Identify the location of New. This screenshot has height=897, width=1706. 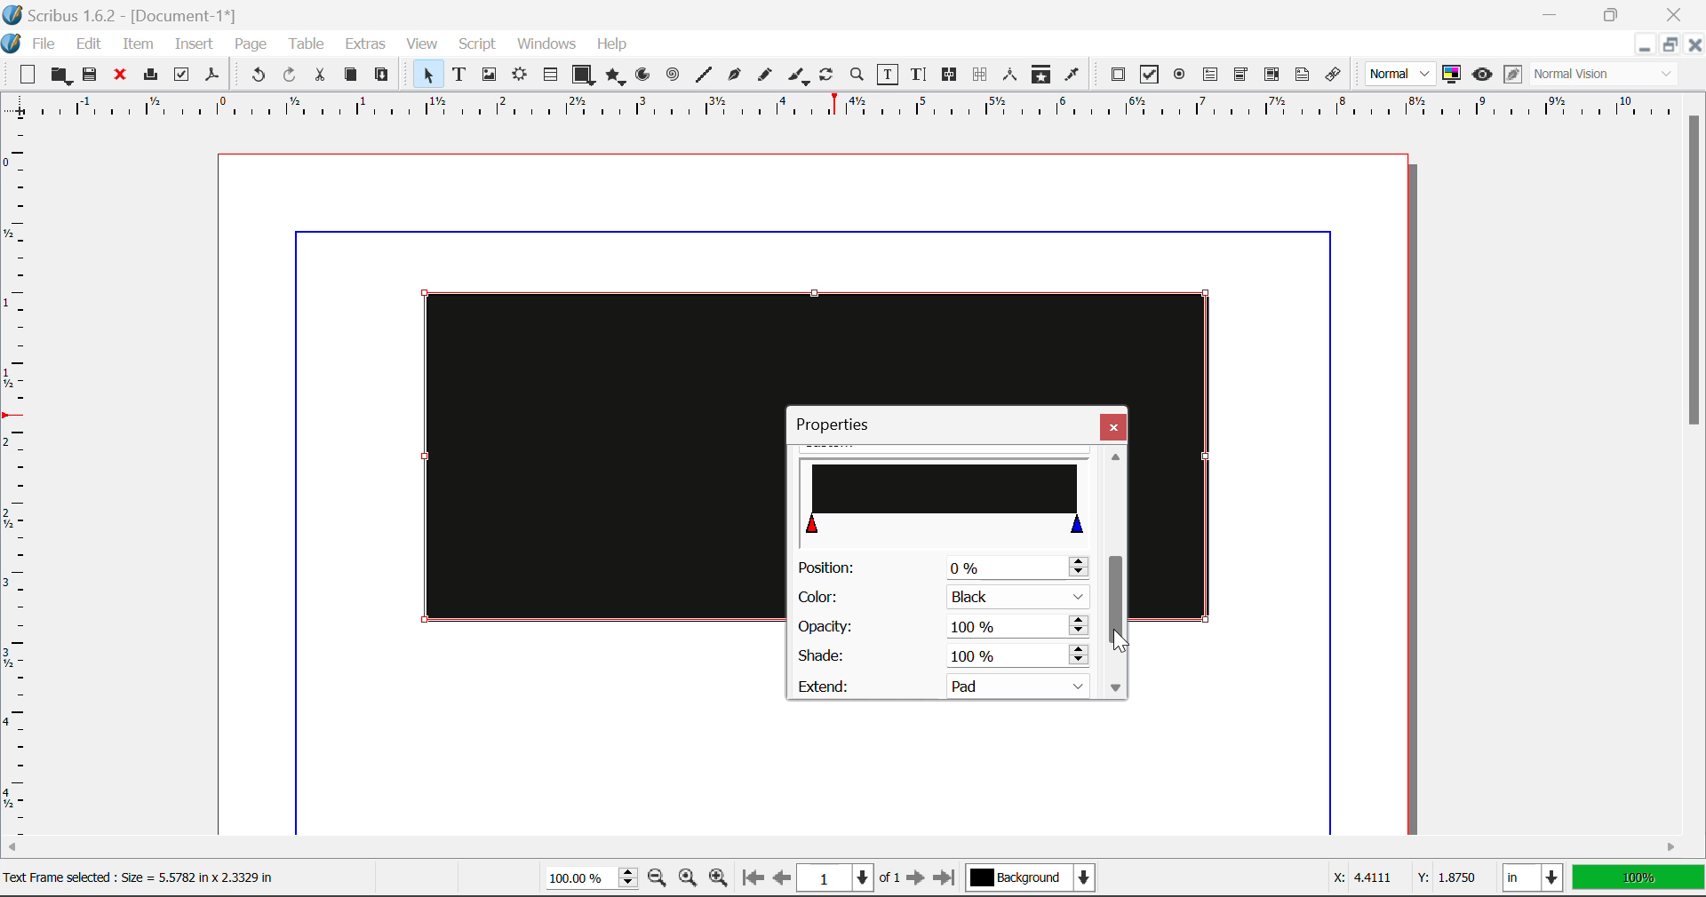
(23, 75).